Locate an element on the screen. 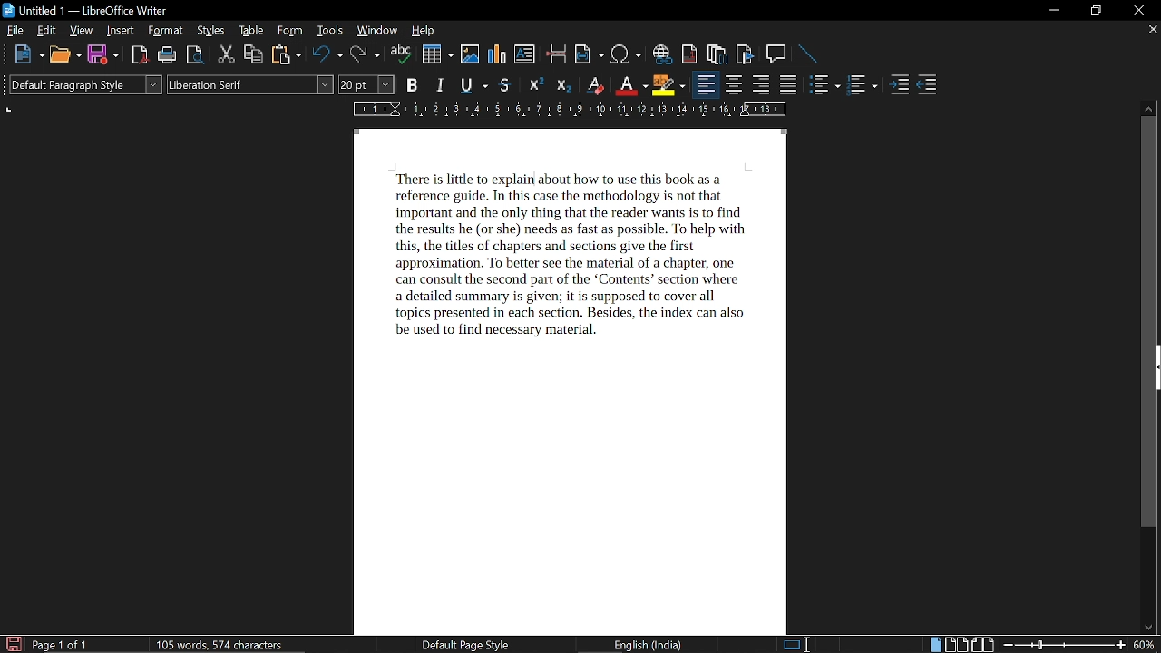 This screenshot has width=1161, height=653. line is located at coordinates (807, 54).